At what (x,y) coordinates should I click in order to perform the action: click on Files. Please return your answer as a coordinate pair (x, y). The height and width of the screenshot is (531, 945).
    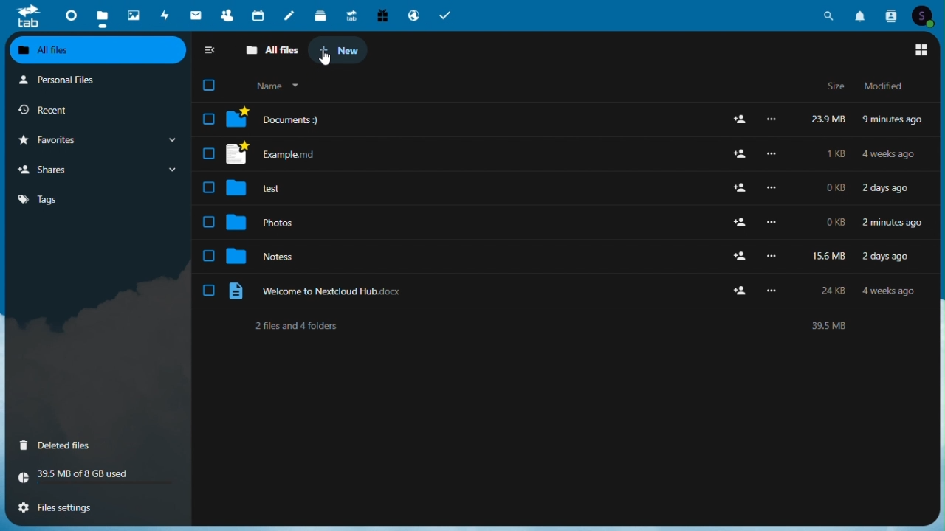
    Looking at the image, I should click on (579, 154).